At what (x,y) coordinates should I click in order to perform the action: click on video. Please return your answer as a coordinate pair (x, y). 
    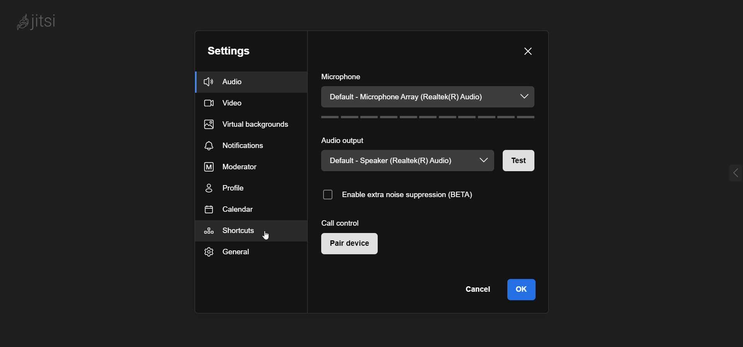
    Looking at the image, I should click on (225, 102).